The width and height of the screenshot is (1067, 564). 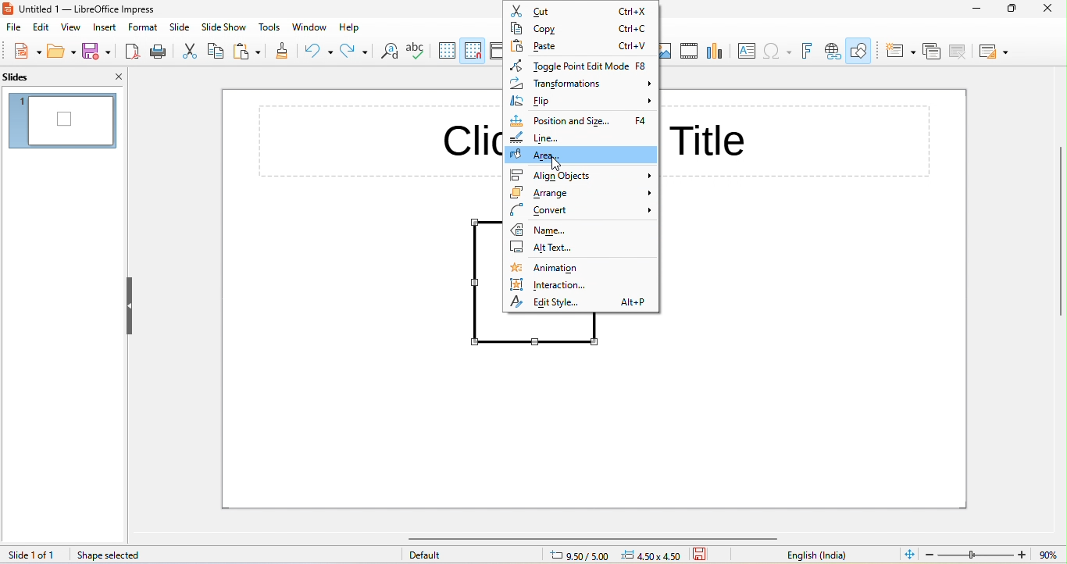 What do you see at coordinates (104, 27) in the screenshot?
I see `insert` at bounding box center [104, 27].